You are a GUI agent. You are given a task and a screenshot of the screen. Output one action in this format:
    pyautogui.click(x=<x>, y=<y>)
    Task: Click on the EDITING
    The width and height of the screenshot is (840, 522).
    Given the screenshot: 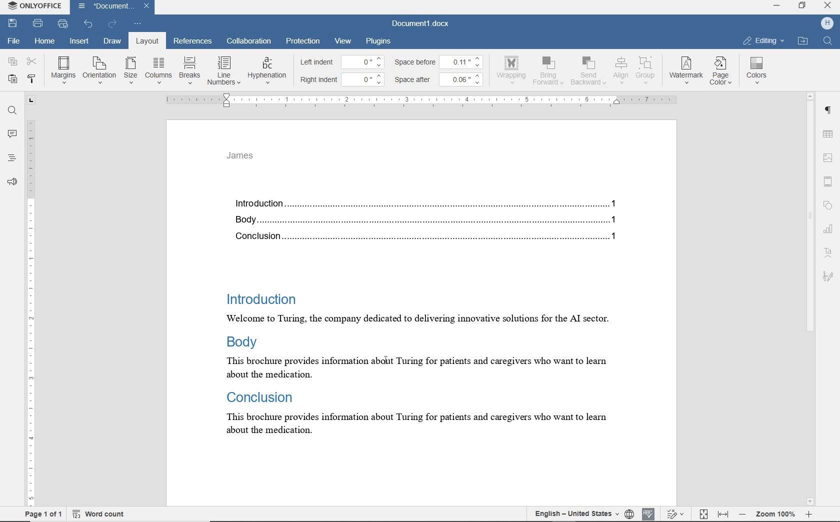 What is the action you would take?
    pyautogui.click(x=763, y=40)
    